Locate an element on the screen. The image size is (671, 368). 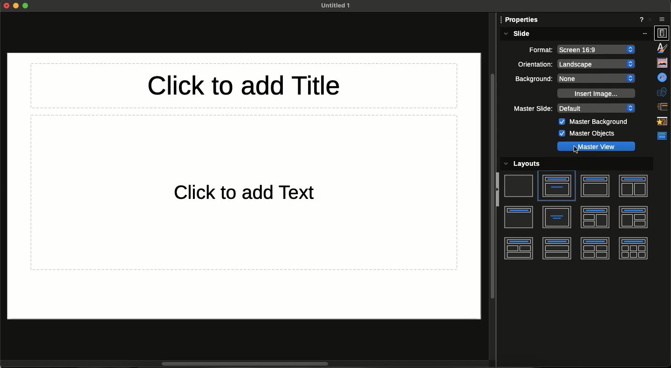
Title and two boxes is located at coordinates (557, 248).